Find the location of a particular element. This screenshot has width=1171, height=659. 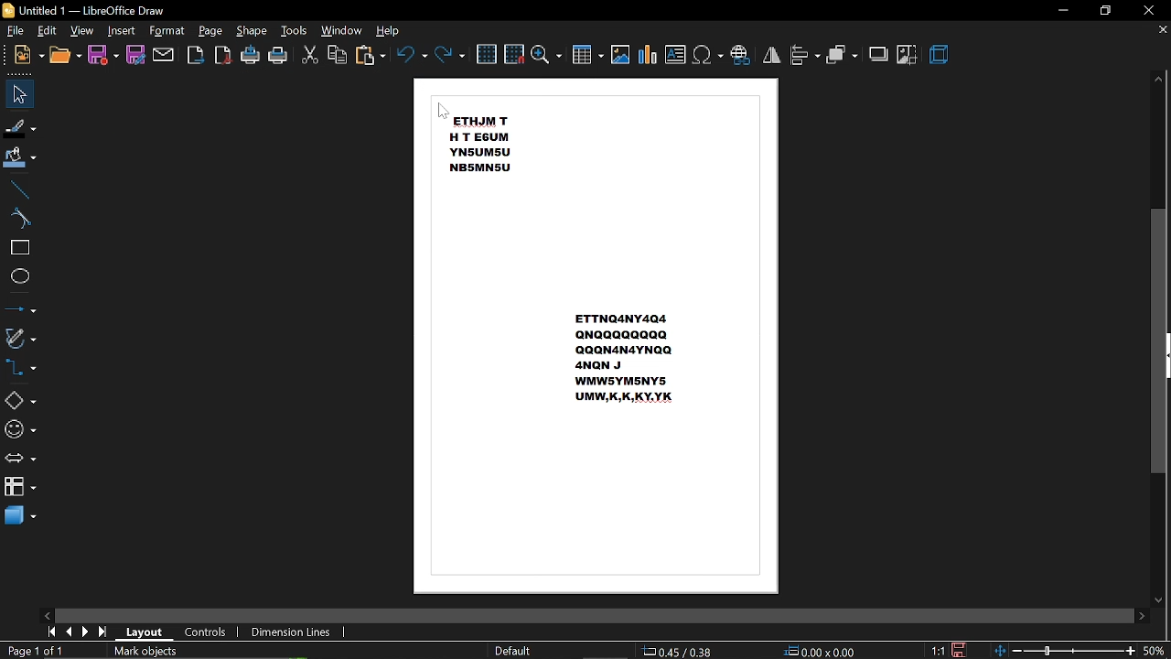

close is located at coordinates (1151, 10).